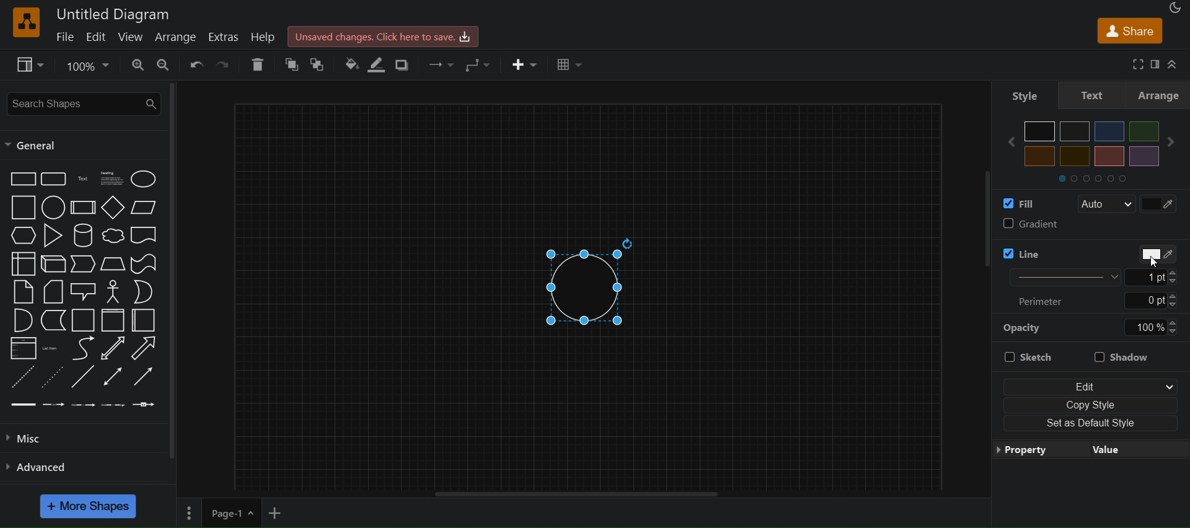  I want to click on format, so click(1157, 64).